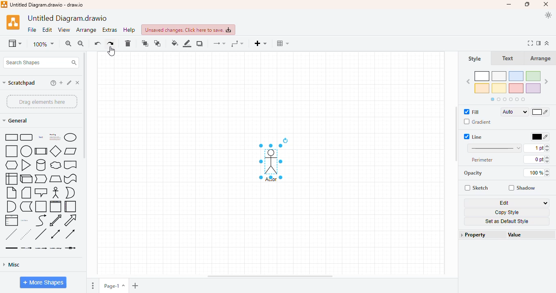  What do you see at coordinates (64, 30) in the screenshot?
I see `view` at bounding box center [64, 30].